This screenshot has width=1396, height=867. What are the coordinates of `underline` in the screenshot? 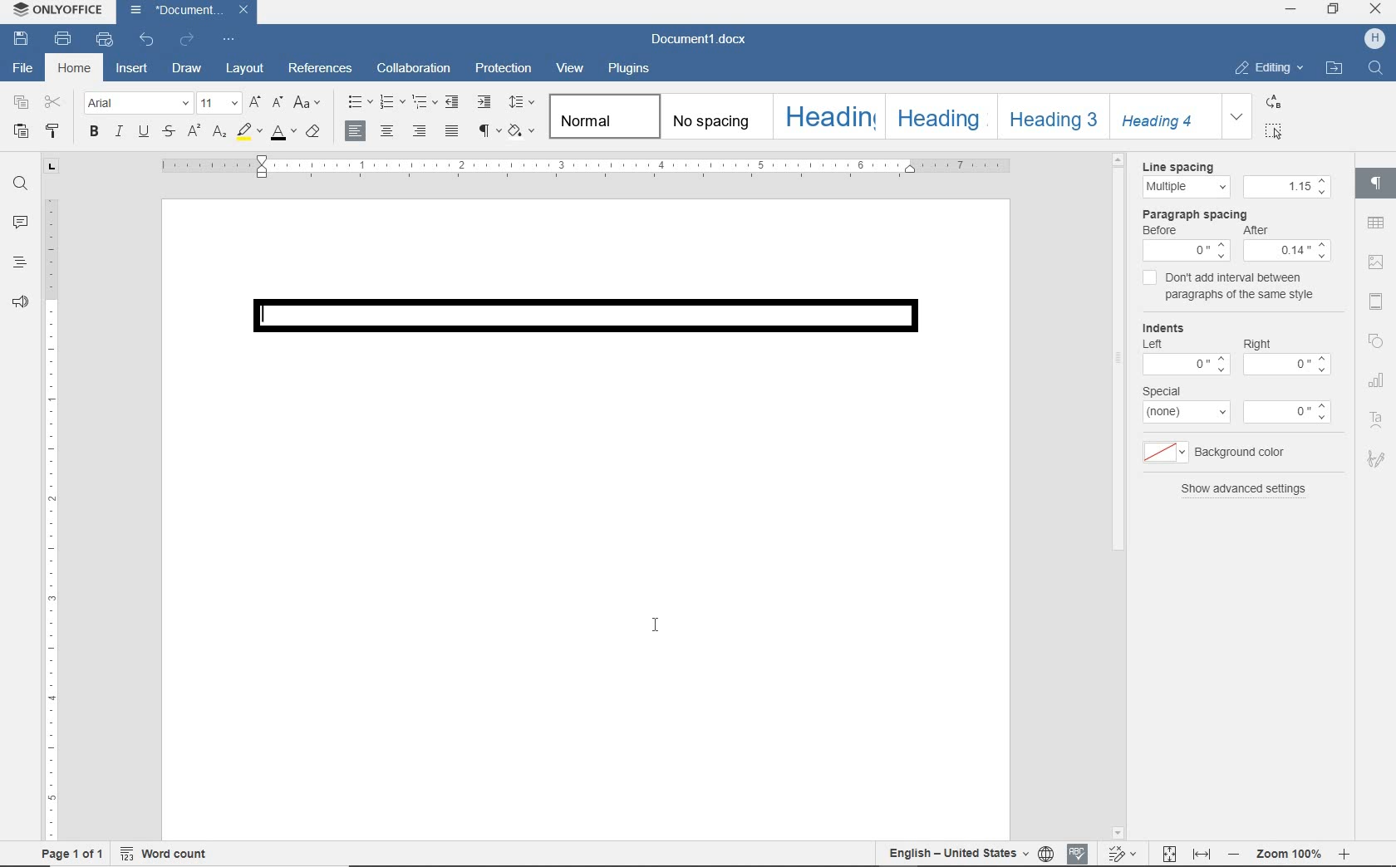 It's located at (144, 134).